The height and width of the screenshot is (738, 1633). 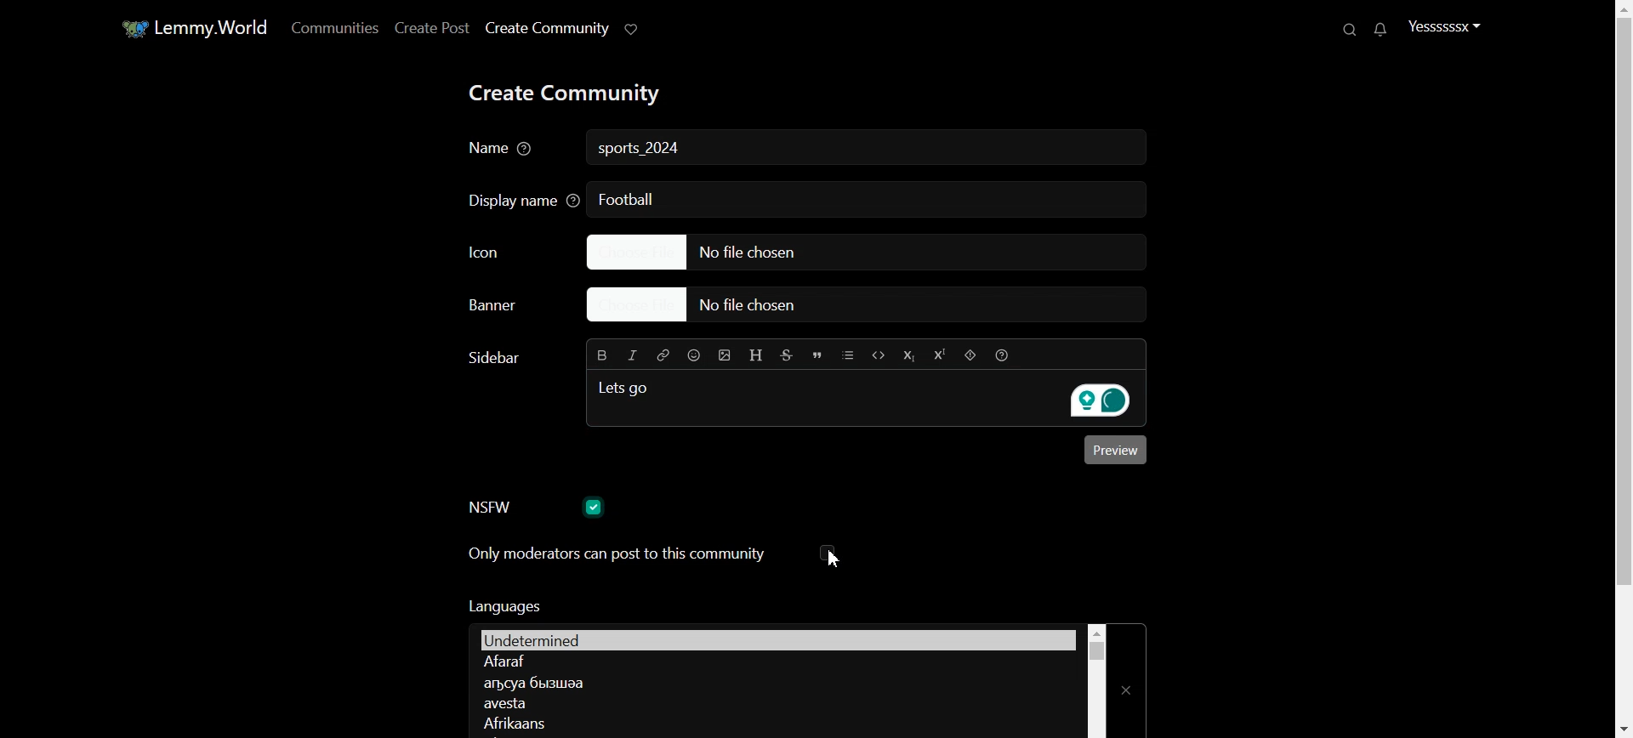 I want to click on Choose file, so click(x=858, y=252).